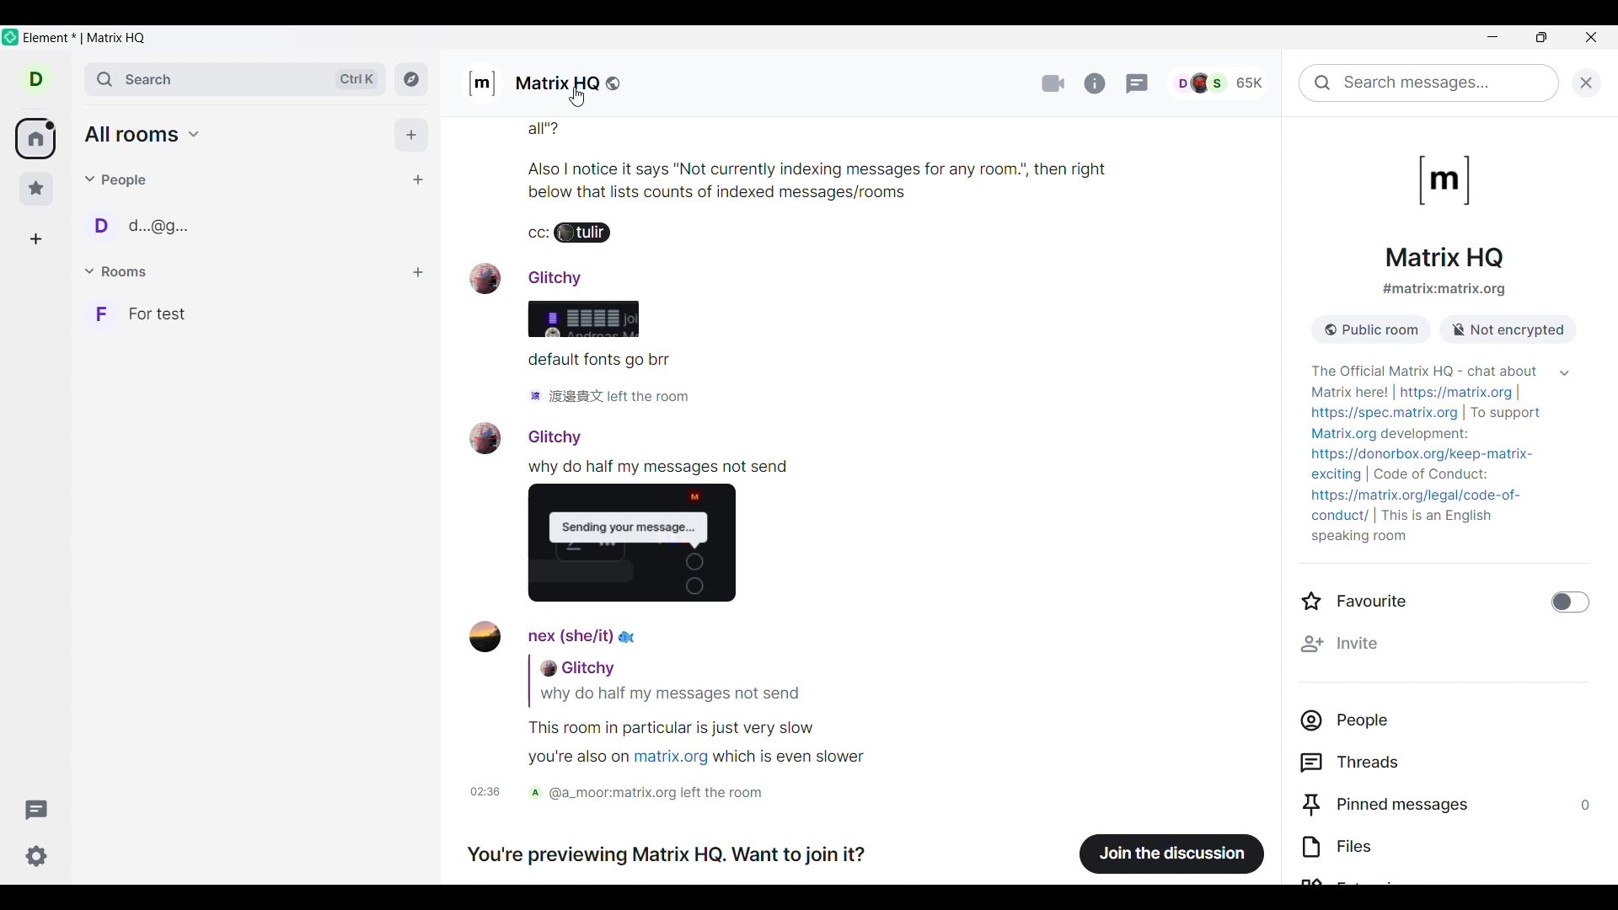 The width and height of the screenshot is (1618, 910). Describe the element at coordinates (678, 714) in the screenshot. I see `Glitchy, why do half my messages not send, this room in particular is just very slow you're also on matrix.org which is even slower` at that location.